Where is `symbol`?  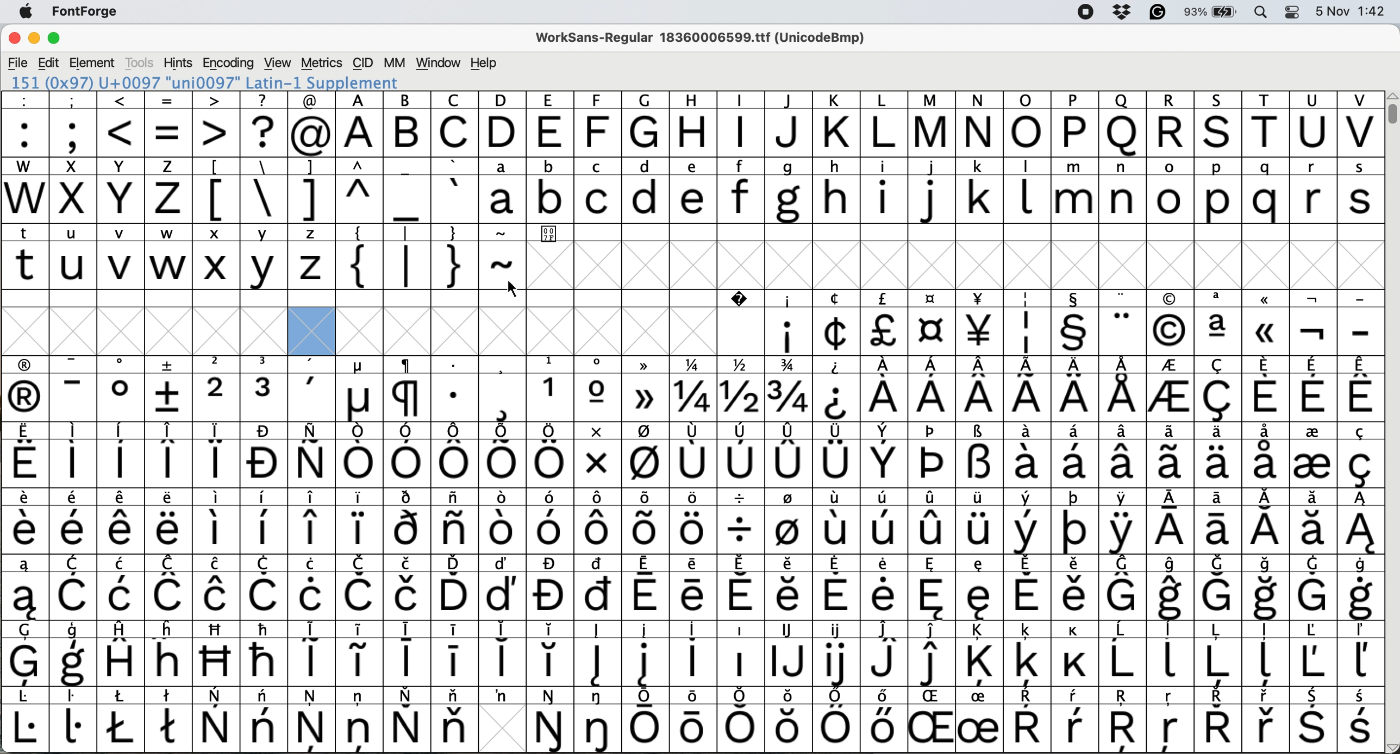 symbol is located at coordinates (170, 587).